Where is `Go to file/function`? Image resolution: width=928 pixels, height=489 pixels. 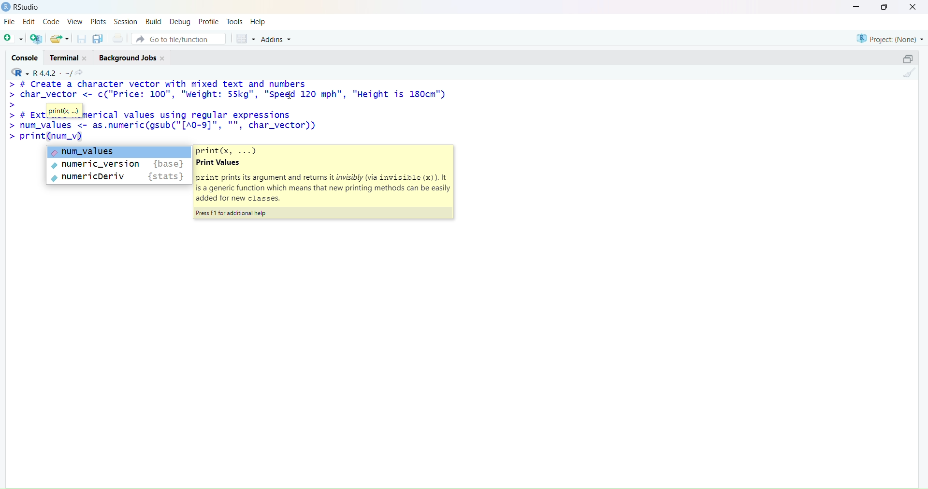
Go to file/function is located at coordinates (179, 39).